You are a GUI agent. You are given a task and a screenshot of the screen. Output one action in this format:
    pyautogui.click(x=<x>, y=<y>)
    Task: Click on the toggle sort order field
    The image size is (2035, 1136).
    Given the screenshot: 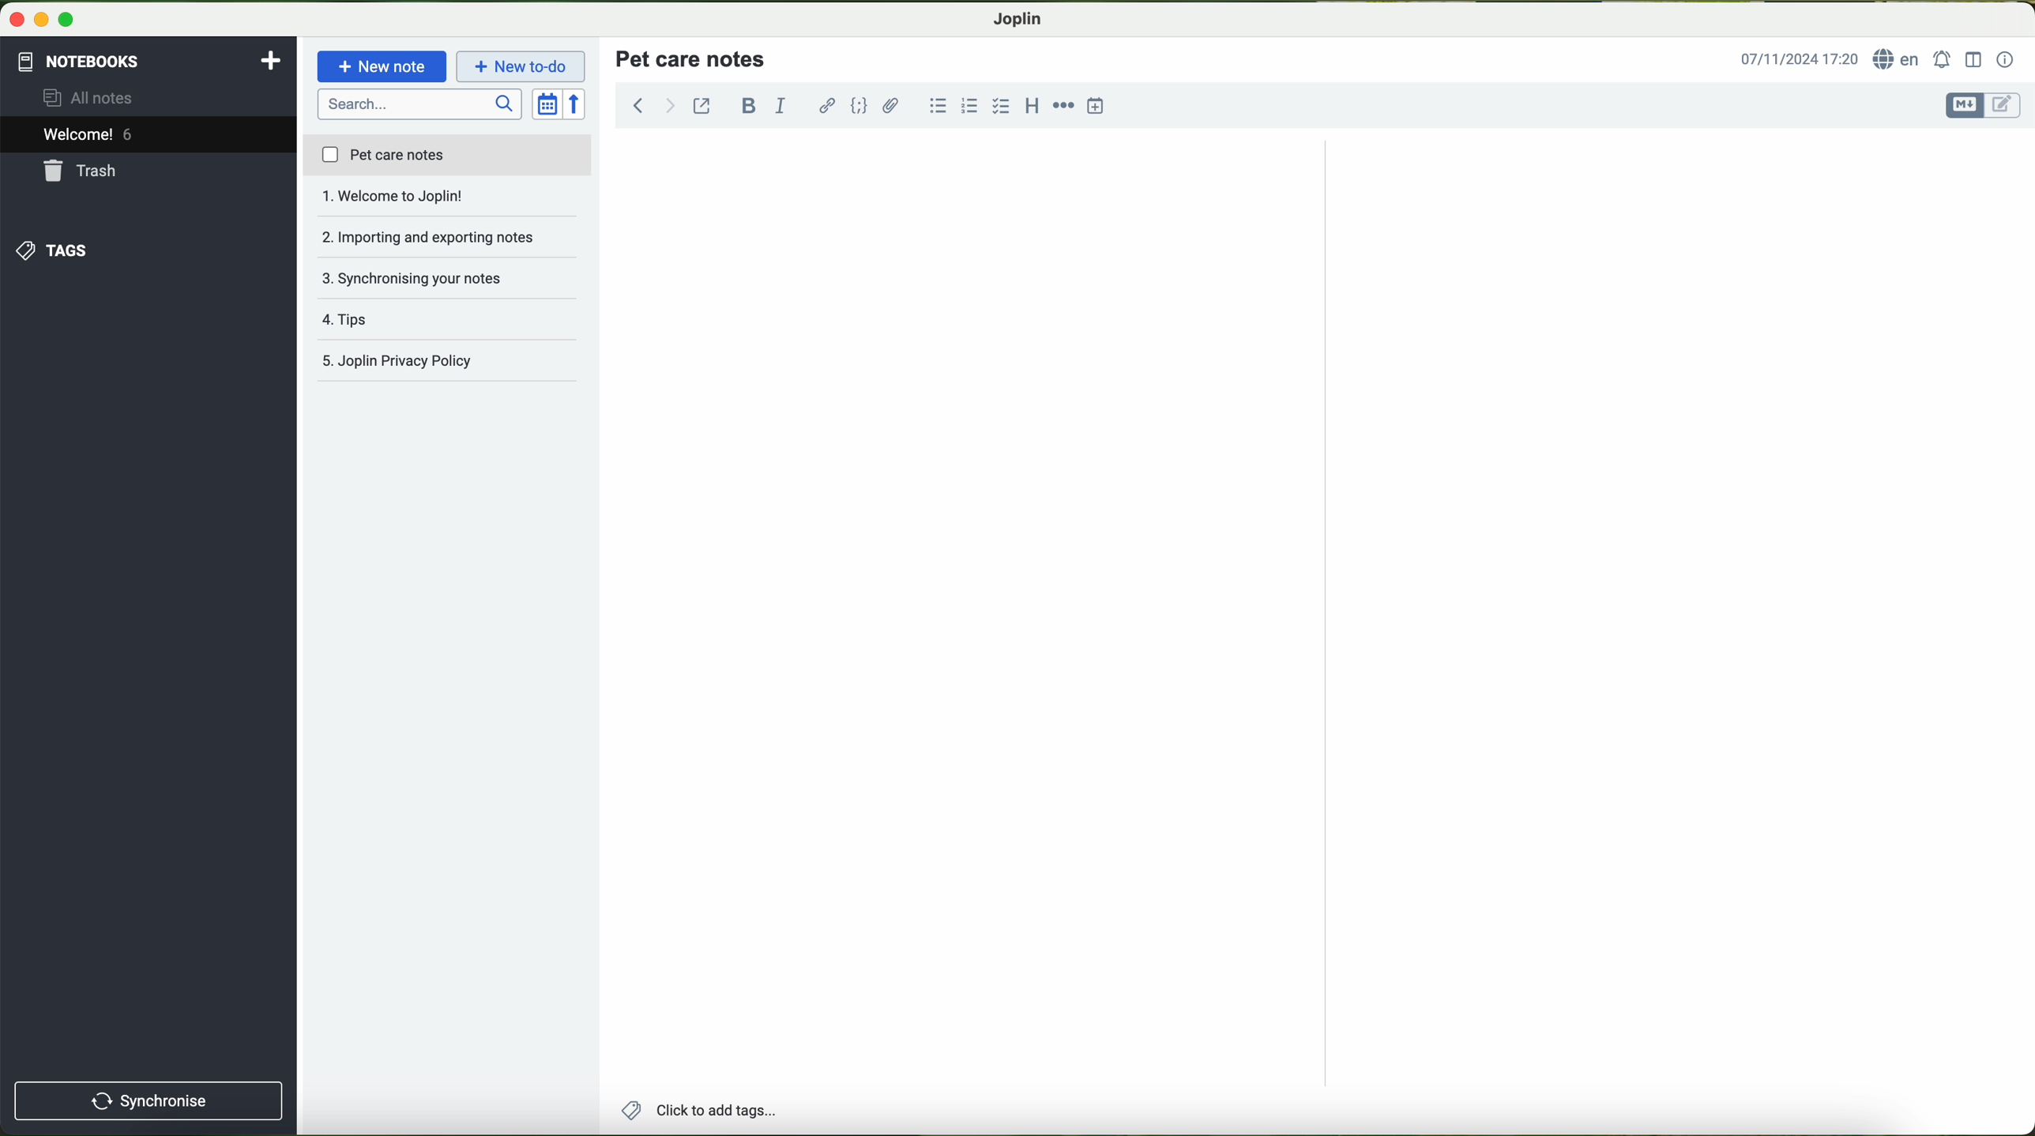 What is the action you would take?
    pyautogui.click(x=548, y=105)
    